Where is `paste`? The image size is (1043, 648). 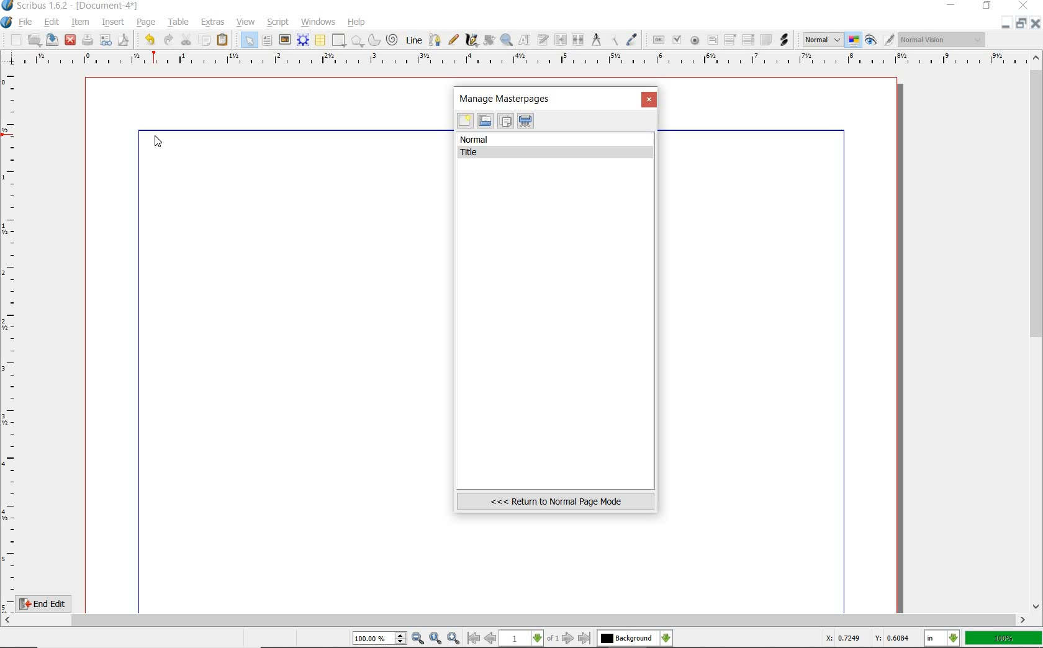
paste is located at coordinates (223, 40).